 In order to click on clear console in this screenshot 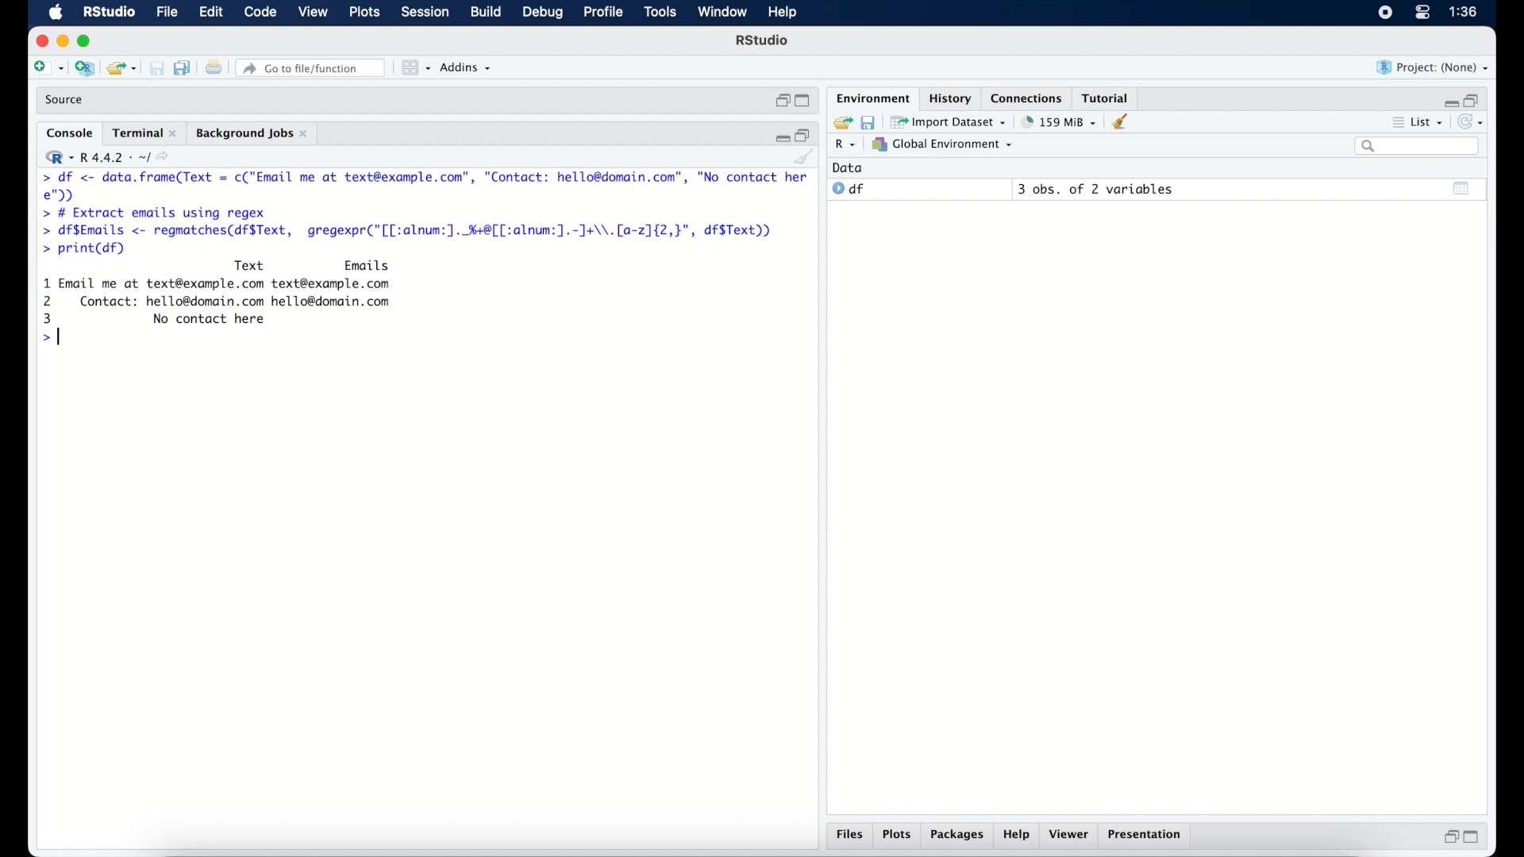, I will do `click(805, 158)`.